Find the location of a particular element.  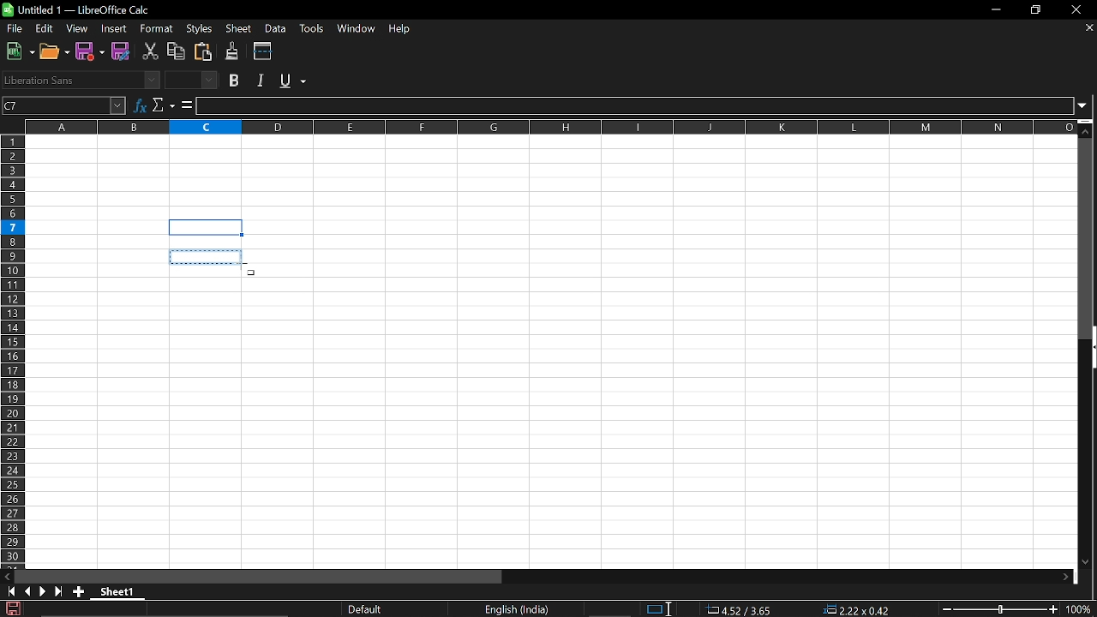

Italic is located at coordinates (263, 81).